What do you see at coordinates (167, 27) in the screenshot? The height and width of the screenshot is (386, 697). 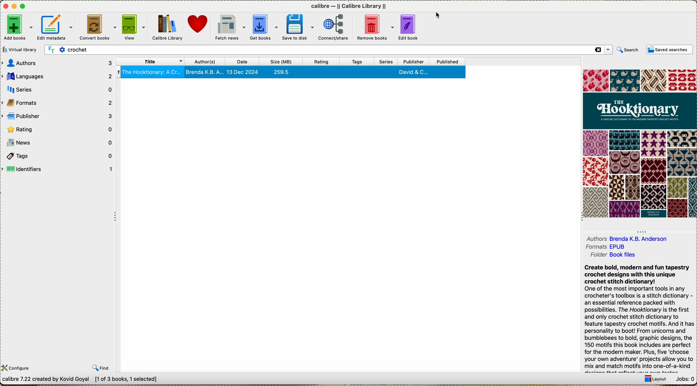 I see `Calibre library` at bounding box center [167, 27].